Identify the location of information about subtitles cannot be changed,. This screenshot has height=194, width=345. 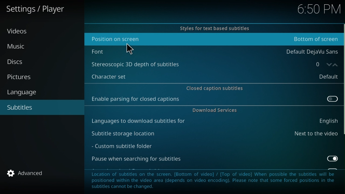
(216, 180).